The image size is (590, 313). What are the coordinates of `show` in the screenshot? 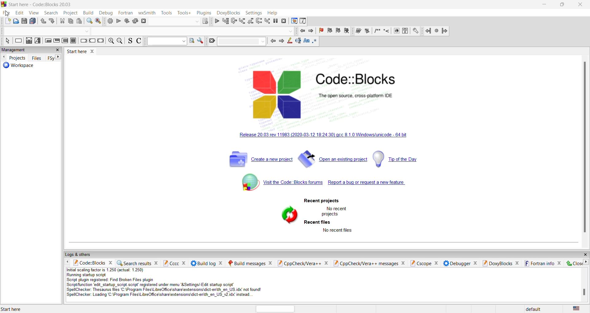 It's located at (397, 31).